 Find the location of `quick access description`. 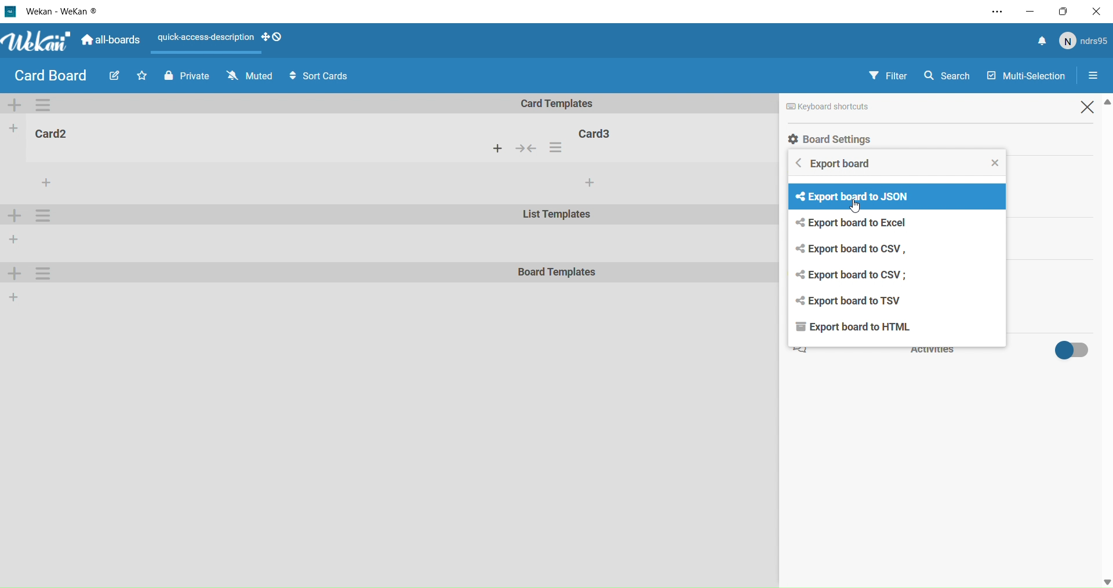

quick access description is located at coordinates (203, 38).